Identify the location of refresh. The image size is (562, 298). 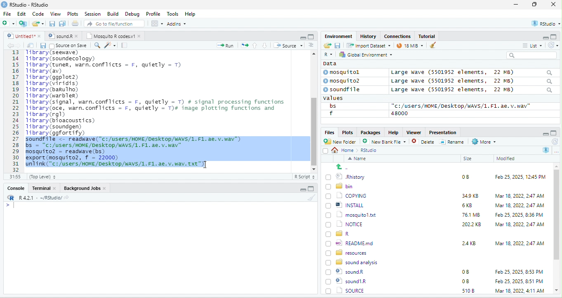
(552, 45).